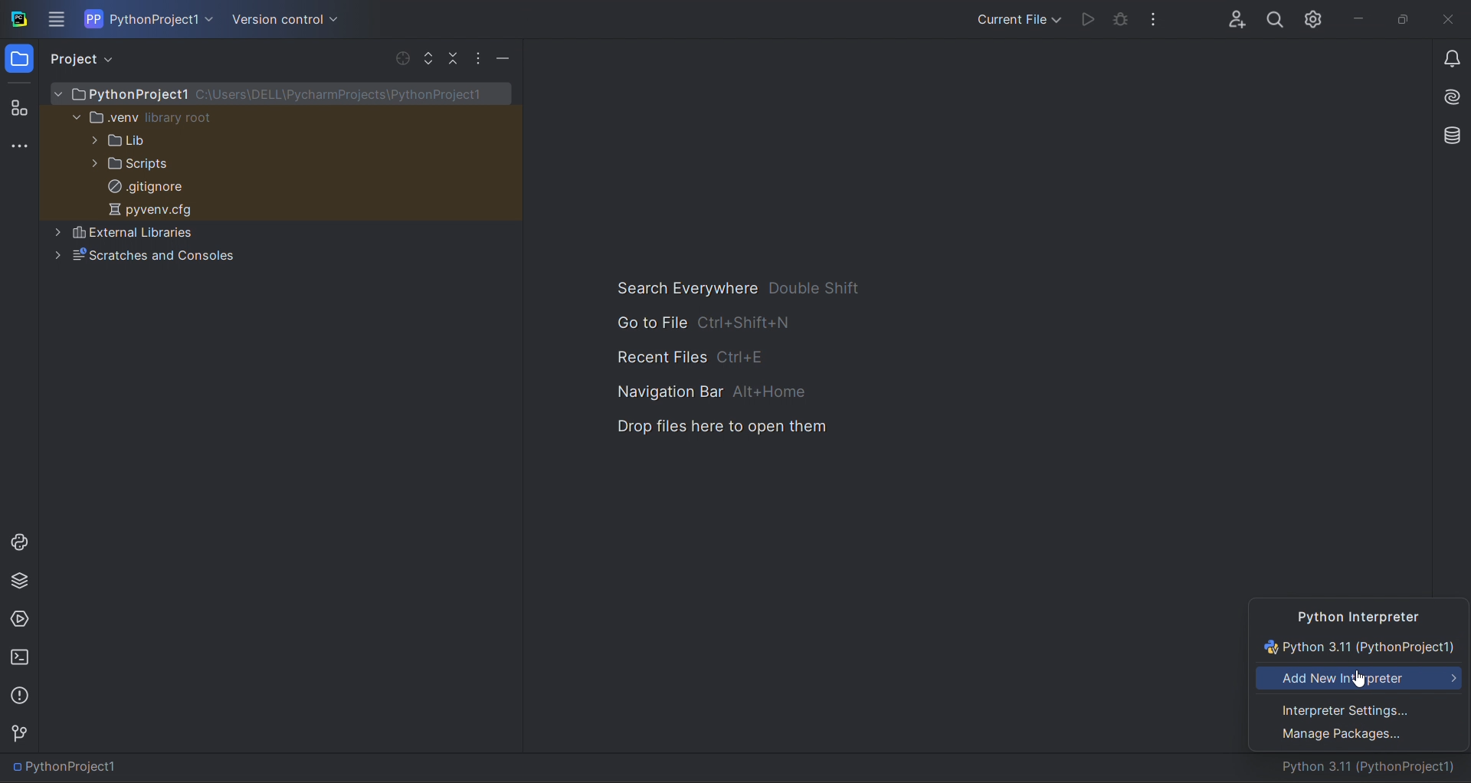  What do you see at coordinates (22, 695) in the screenshot?
I see `probleems` at bounding box center [22, 695].